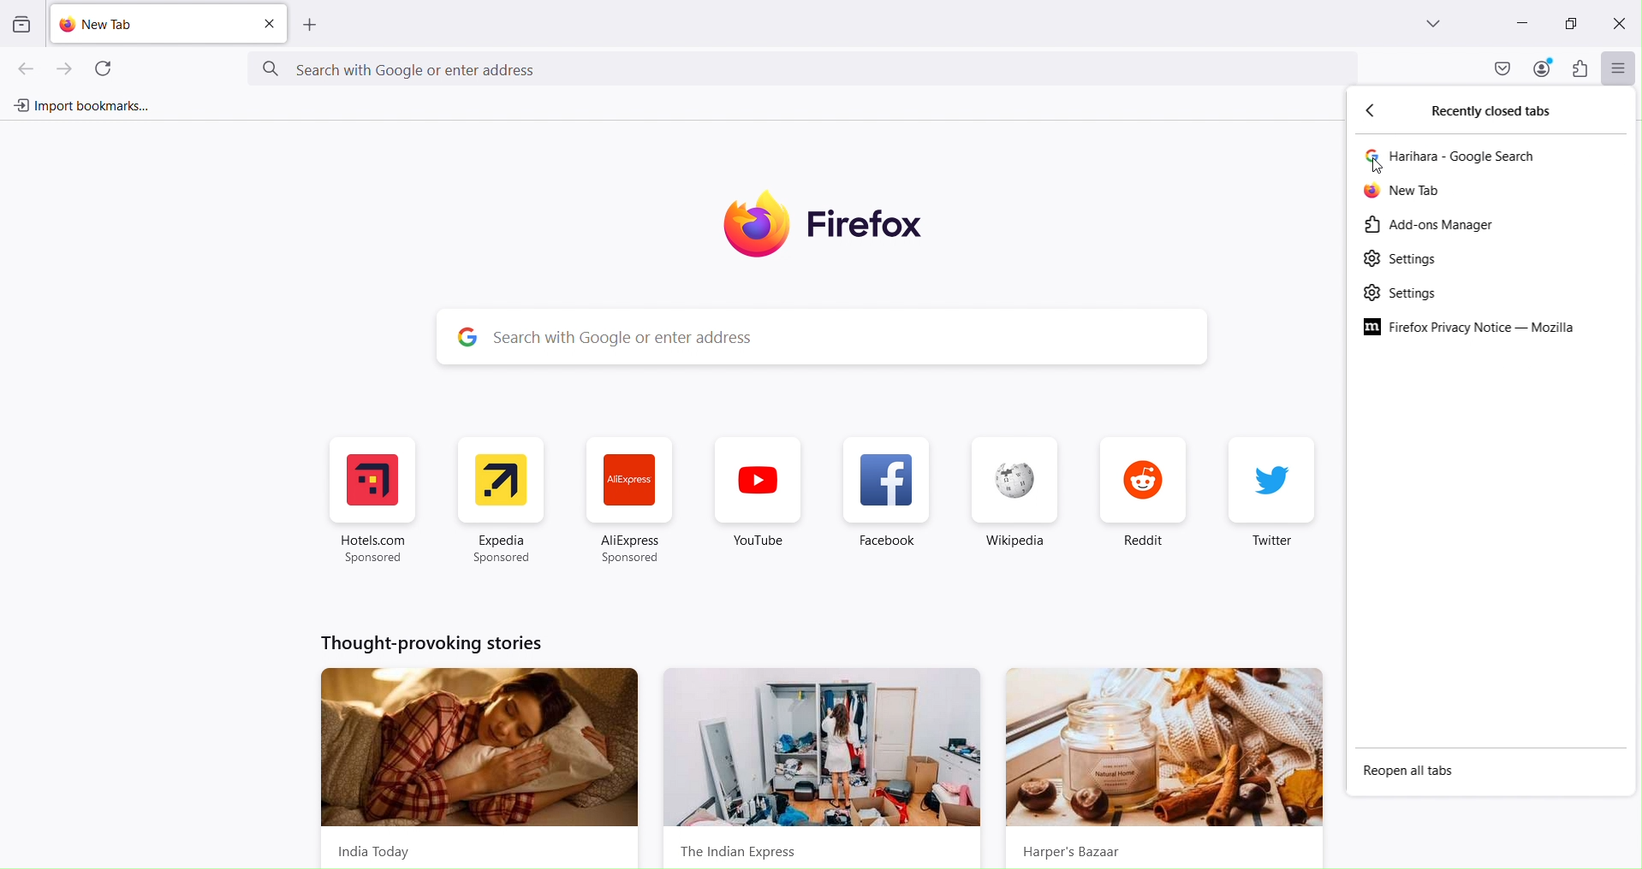 The image size is (1642, 869). What do you see at coordinates (1406, 192) in the screenshot?
I see `New tab` at bounding box center [1406, 192].